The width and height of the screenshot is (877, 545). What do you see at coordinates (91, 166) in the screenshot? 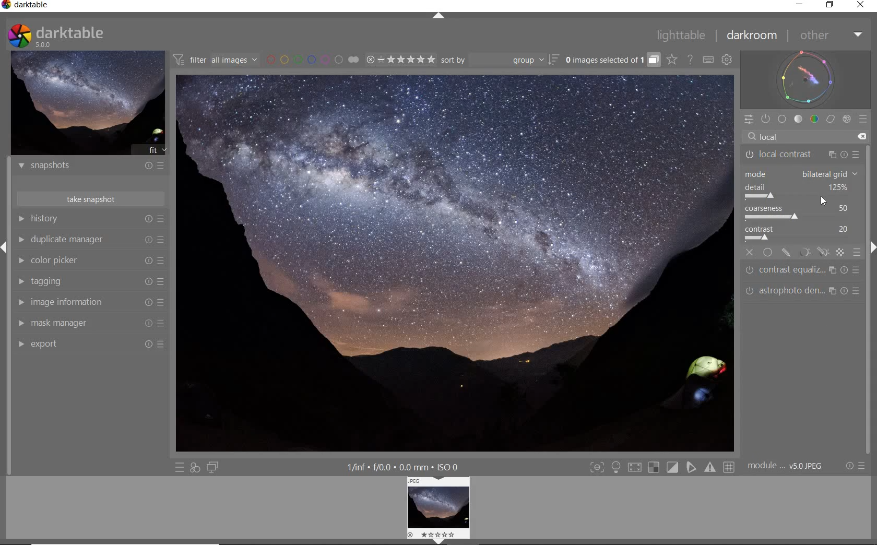
I see `SNAPSHOTS` at bounding box center [91, 166].